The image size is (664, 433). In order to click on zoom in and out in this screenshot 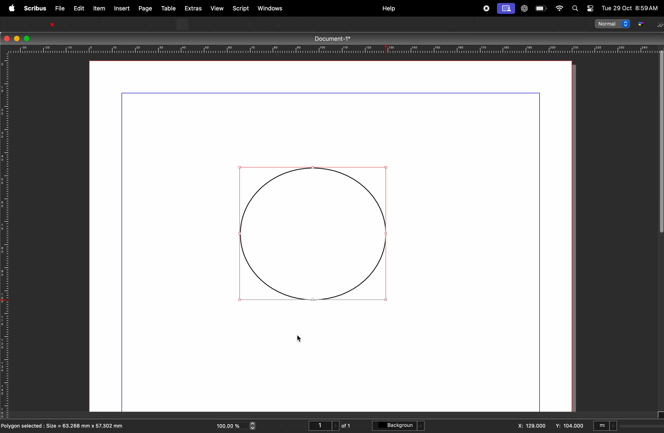, I will do `click(253, 426)`.